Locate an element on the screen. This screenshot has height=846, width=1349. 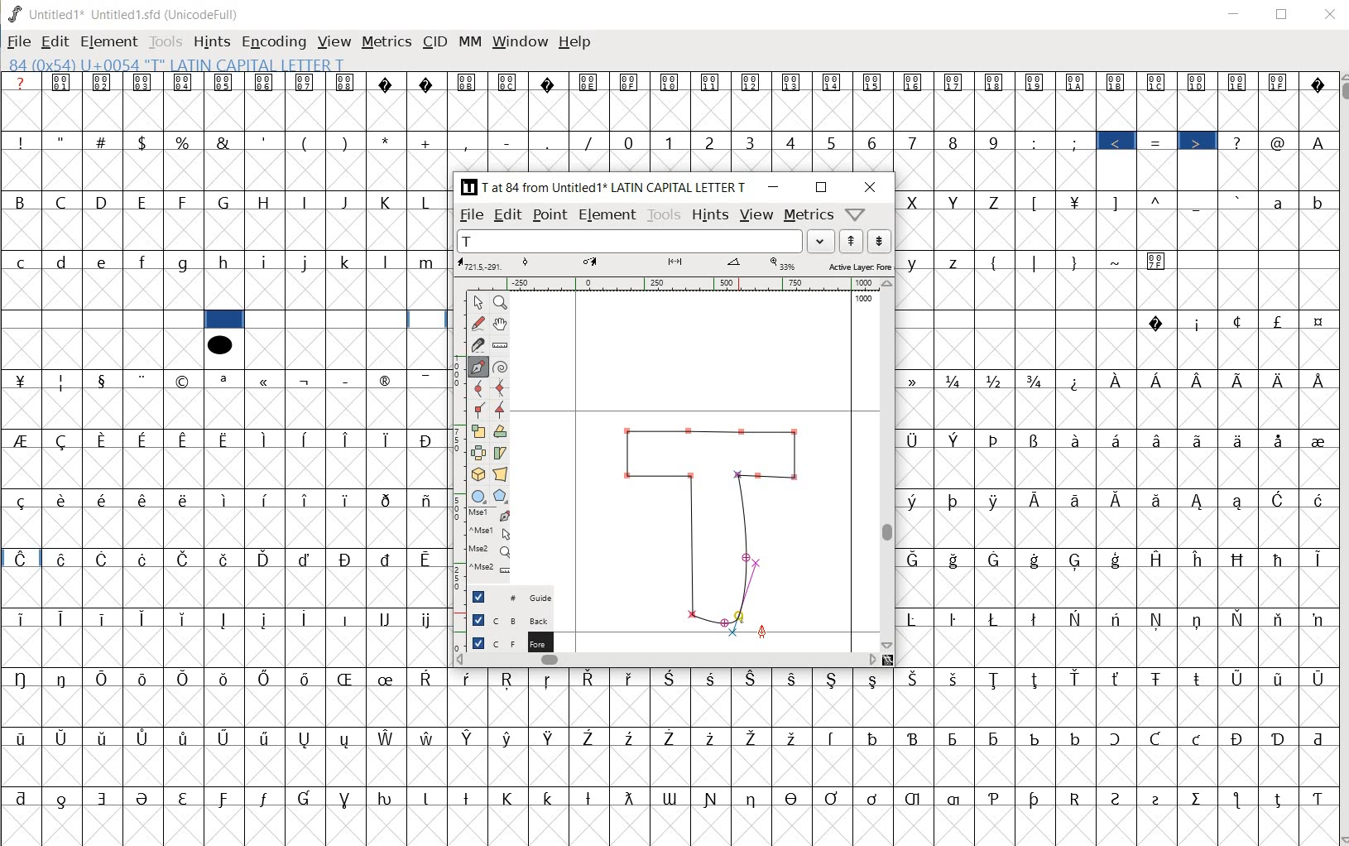
A is located at coordinates (1317, 140).